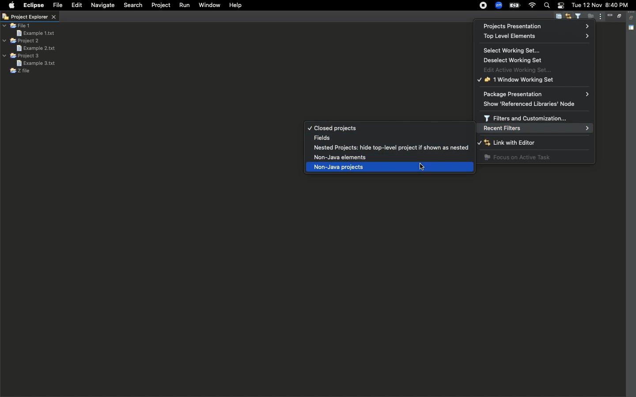 This screenshot has height=397, width=636. What do you see at coordinates (517, 157) in the screenshot?
I see `Focus on active task` at bounding box center [517, 157].